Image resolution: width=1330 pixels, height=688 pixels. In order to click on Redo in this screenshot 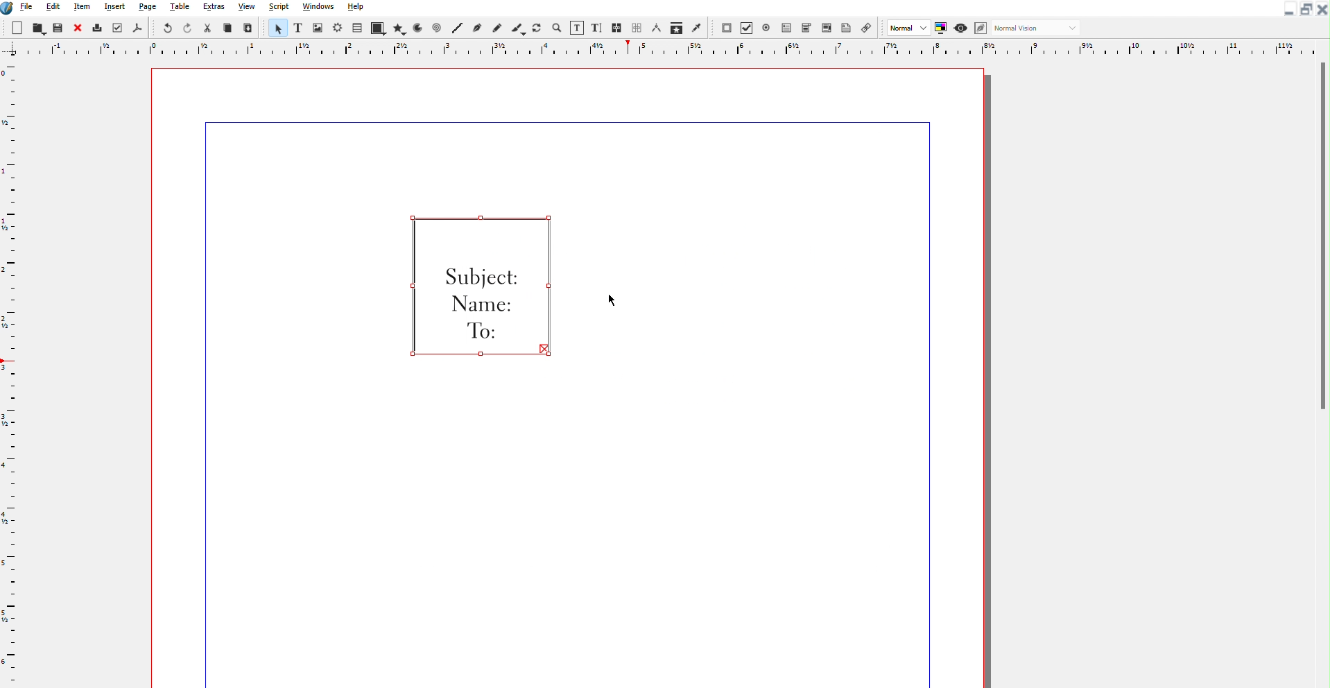, I will do `click(189, 28)`.